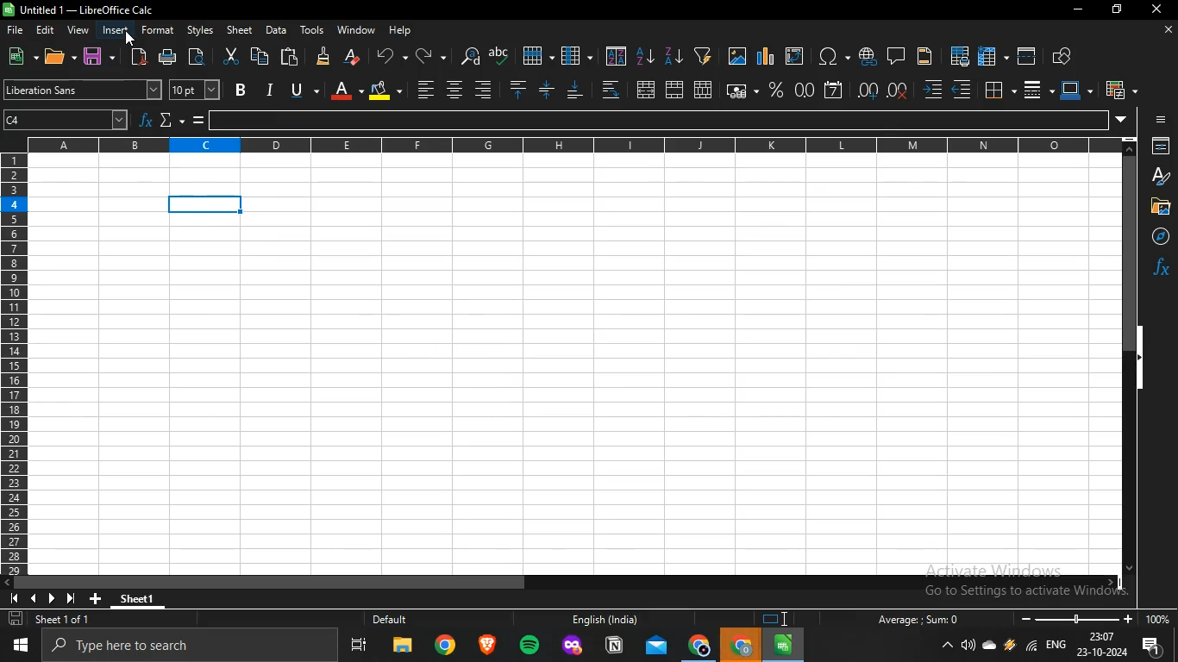 Image resolution: width=1178 pixels, height=662 pixels. What do you see at coordinates (675, 91) in the screenshot?
I see `merge cells` at bounding box center [675, 91].